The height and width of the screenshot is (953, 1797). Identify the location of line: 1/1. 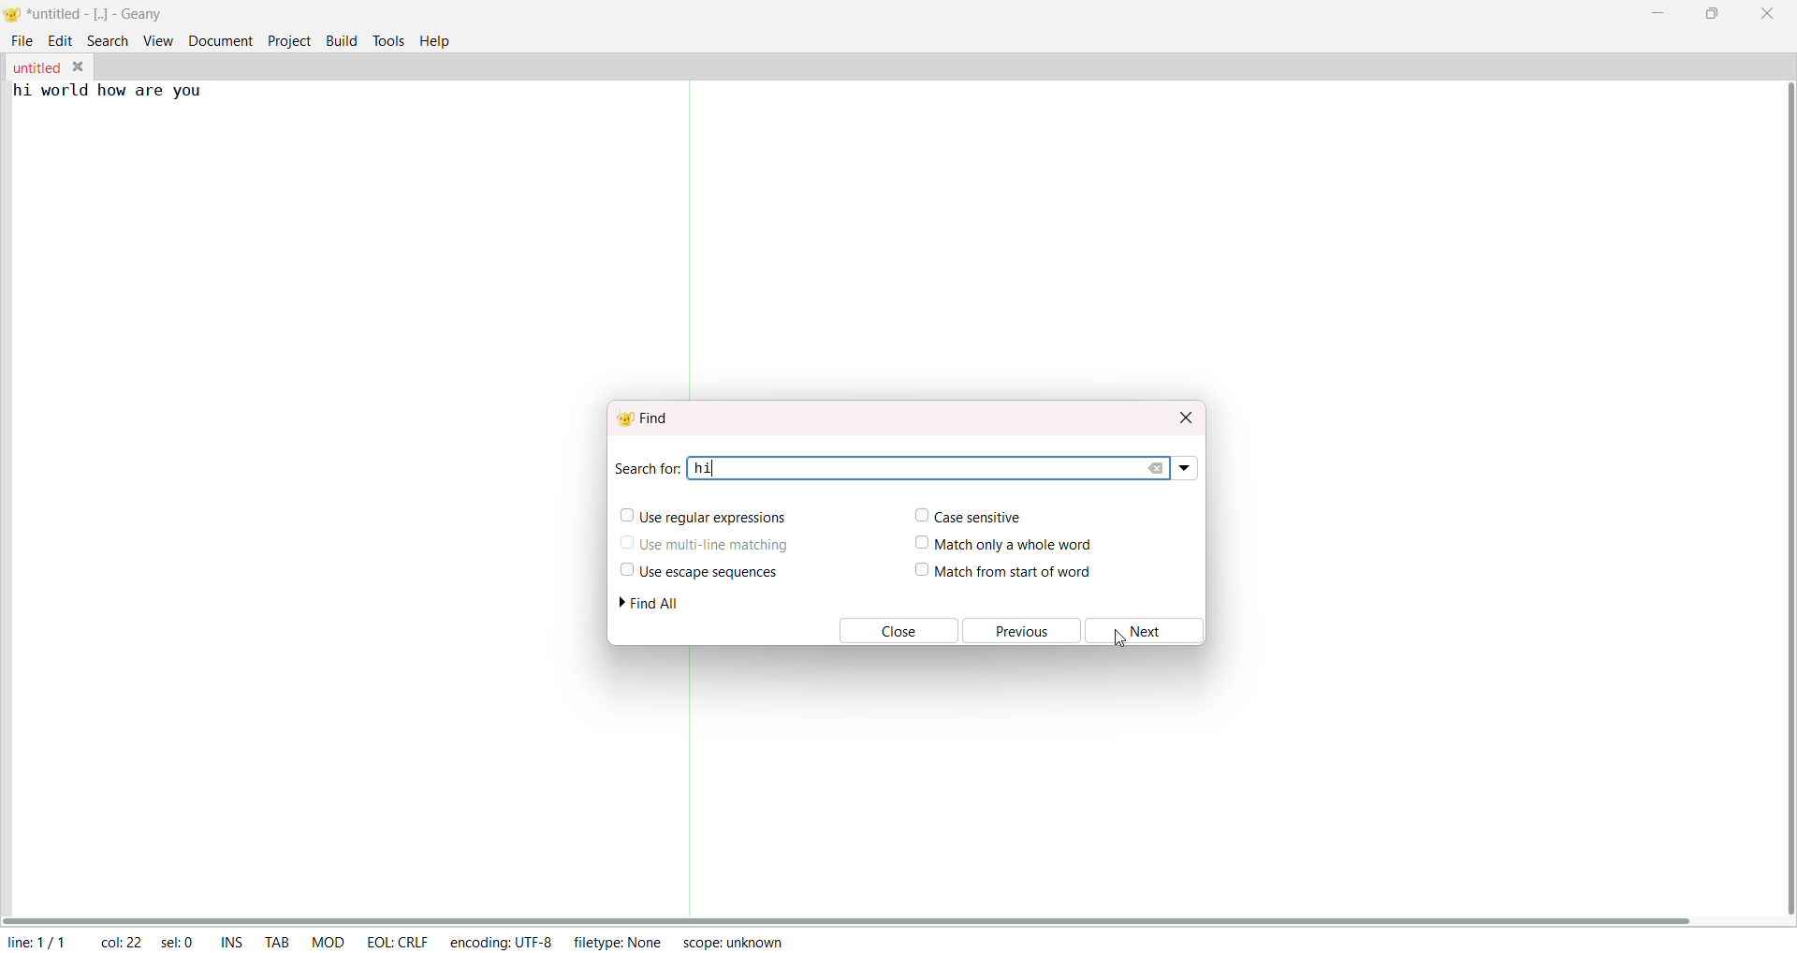
(37, 942).